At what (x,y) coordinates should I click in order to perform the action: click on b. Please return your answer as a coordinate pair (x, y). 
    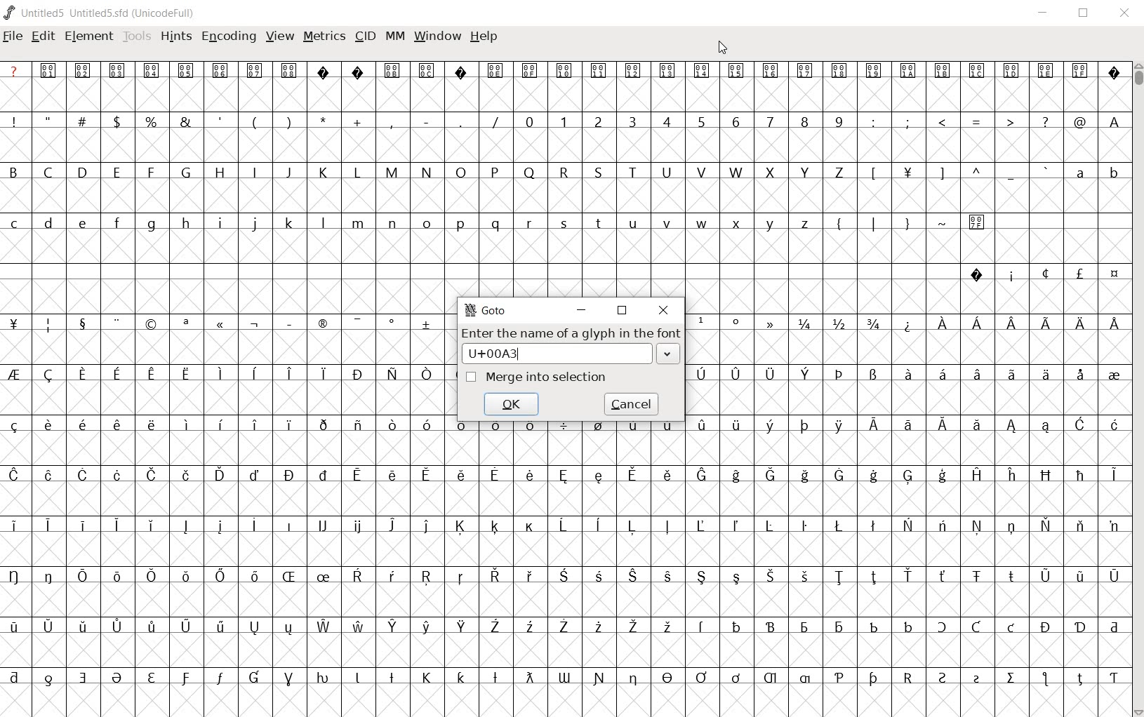
    Looking at the image, I should click on (1112, 172).